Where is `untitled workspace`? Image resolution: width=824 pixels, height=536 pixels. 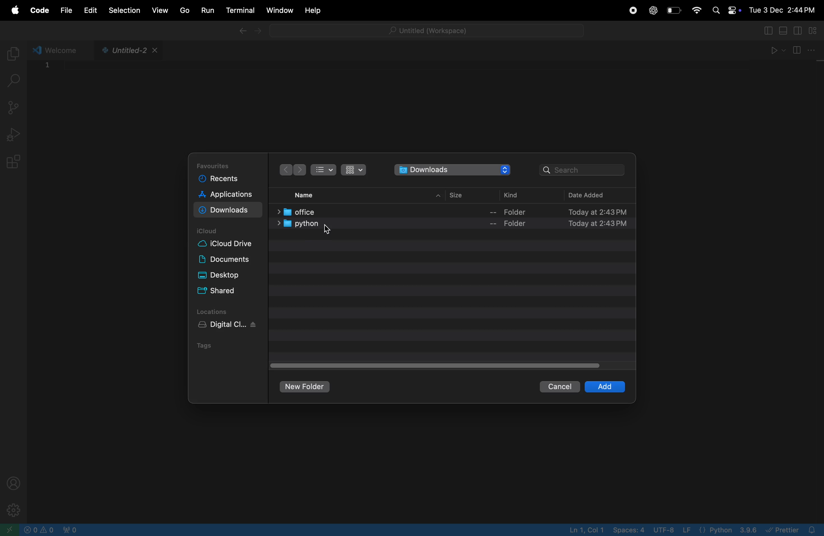
untitled workspace is located at coordinates (424, 29).